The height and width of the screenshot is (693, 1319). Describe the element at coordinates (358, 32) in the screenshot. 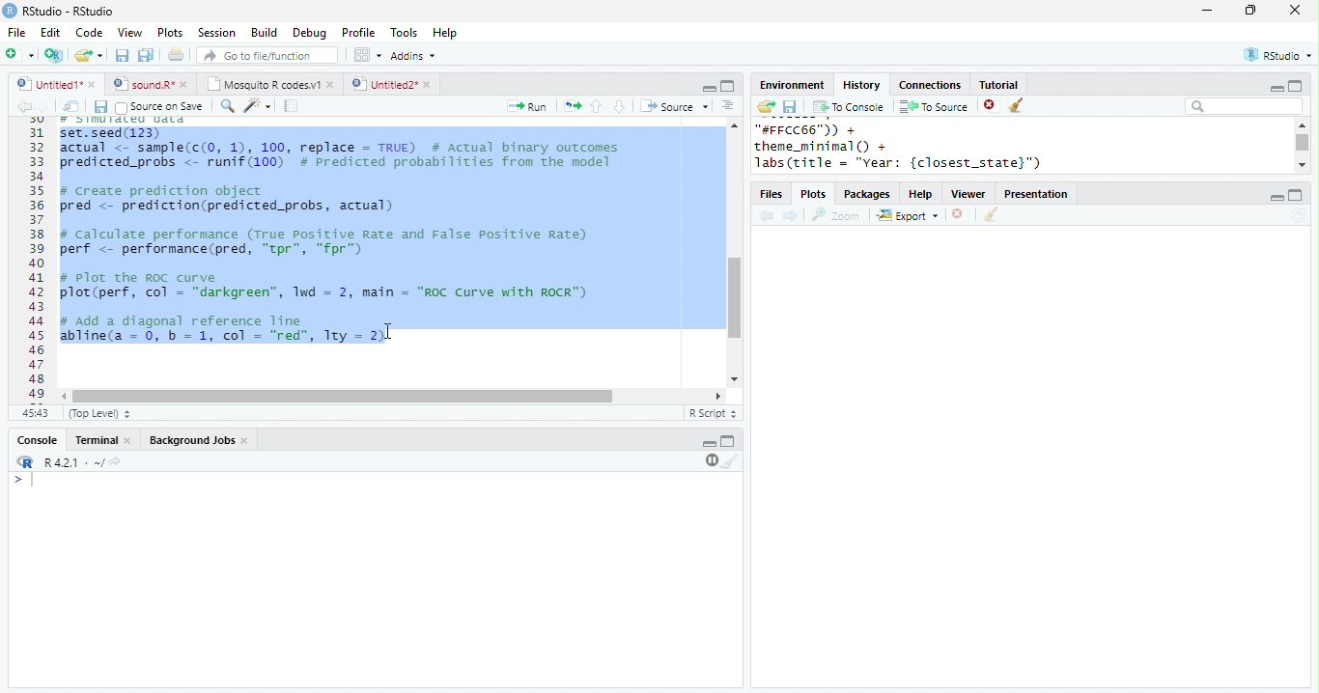

I see `Profile` at that location.